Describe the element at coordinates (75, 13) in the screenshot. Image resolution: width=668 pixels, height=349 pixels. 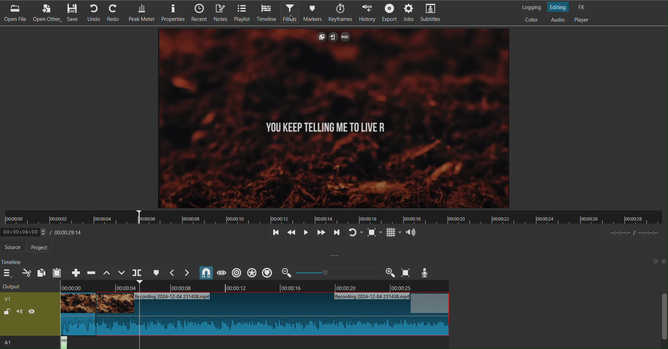
I see `Save` at that location.